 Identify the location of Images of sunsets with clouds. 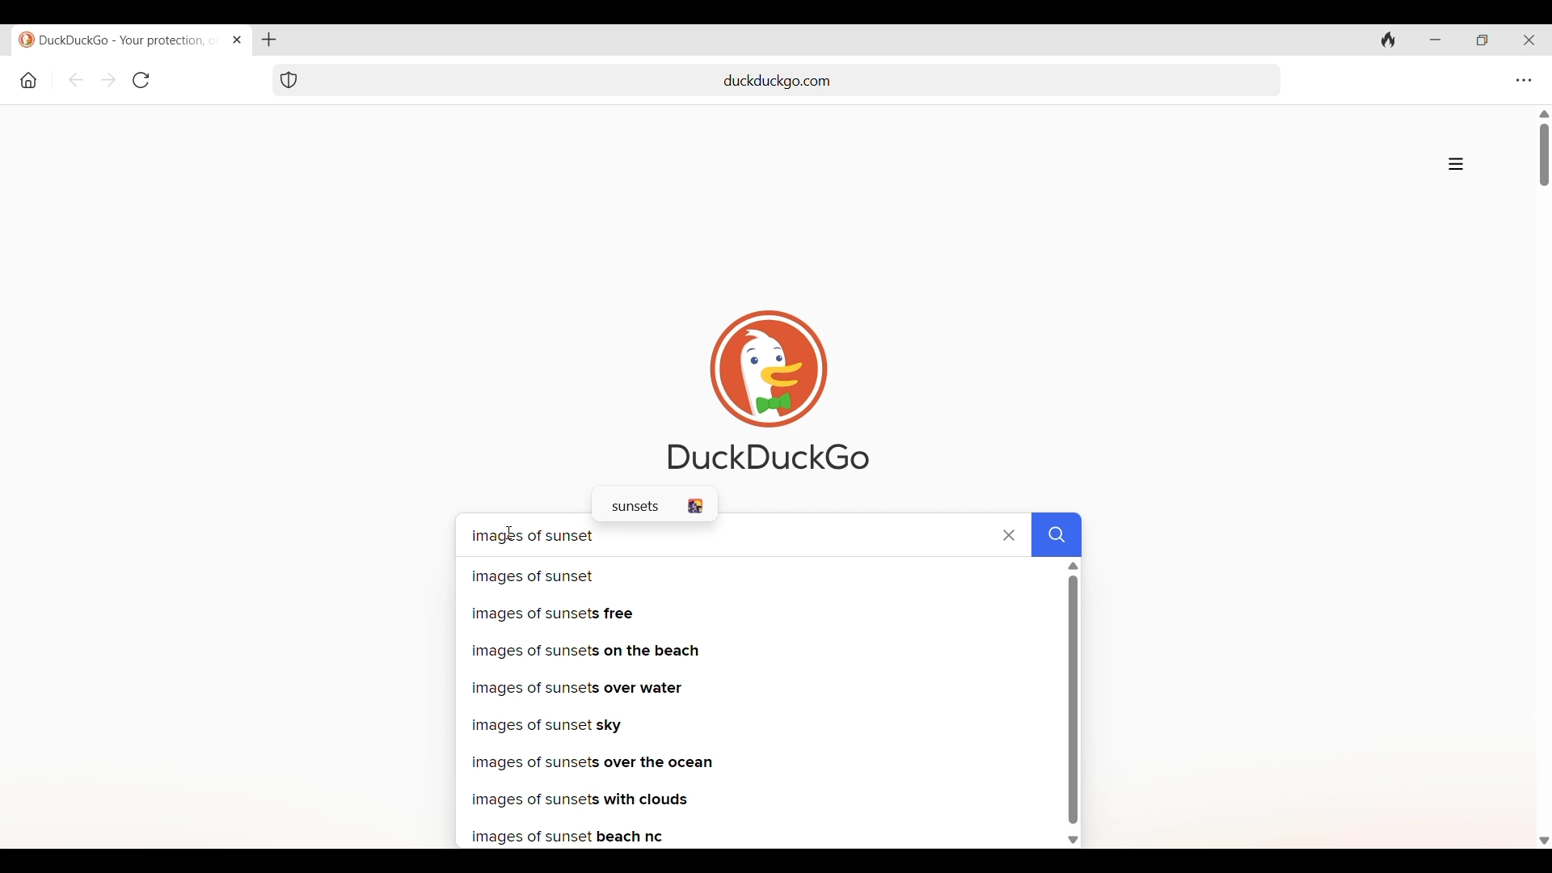
(758, 802).